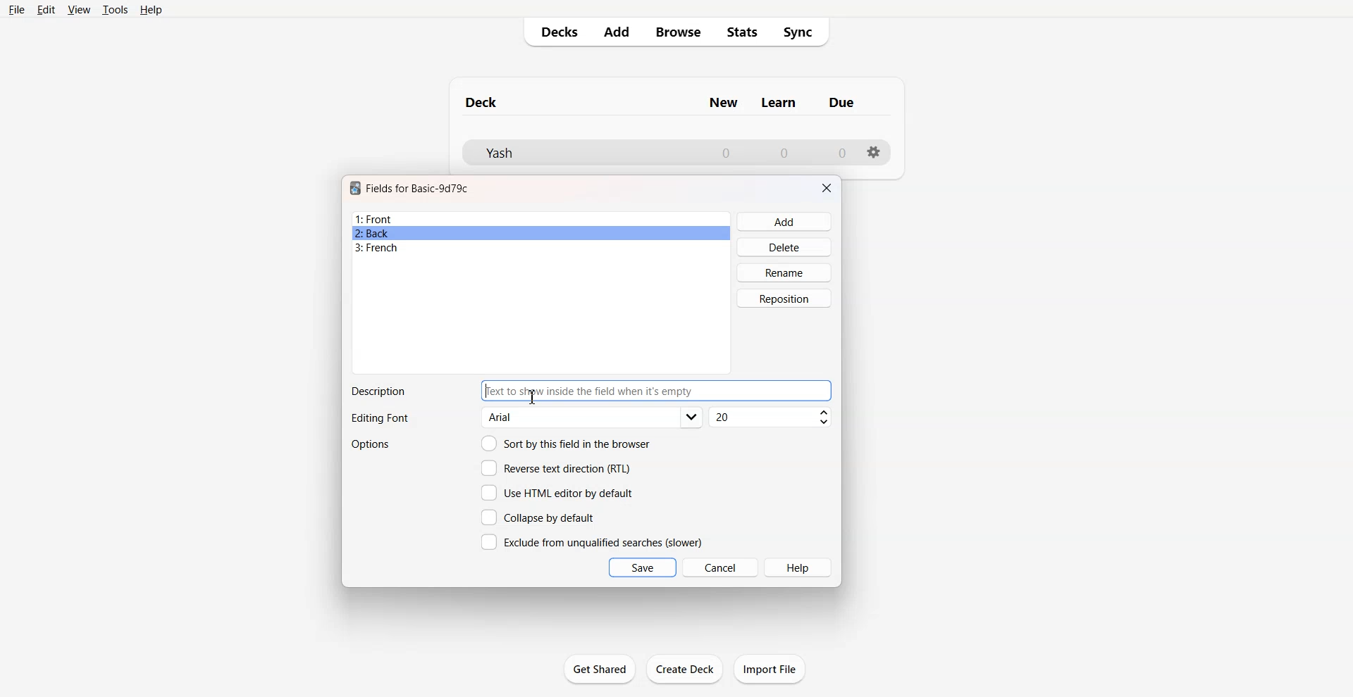  Describe the element at coordinates (772, 417) in the screenshot. I see `Font size` at that location.